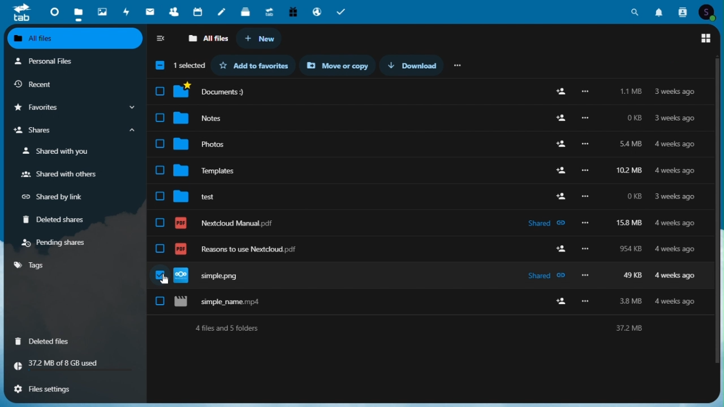 The width and height of the screenshot is (724, 407). I want to click on simple_name.mp43.8MB 4 weeks ago, so click(431, 302).